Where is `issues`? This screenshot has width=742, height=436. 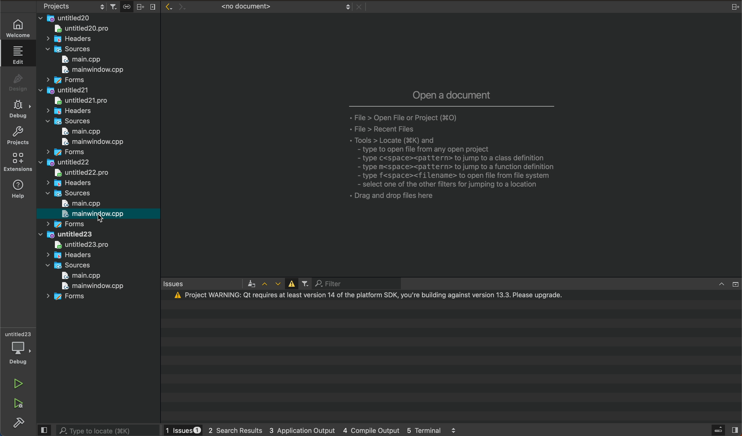
issues is located at coordinates (206, 285).